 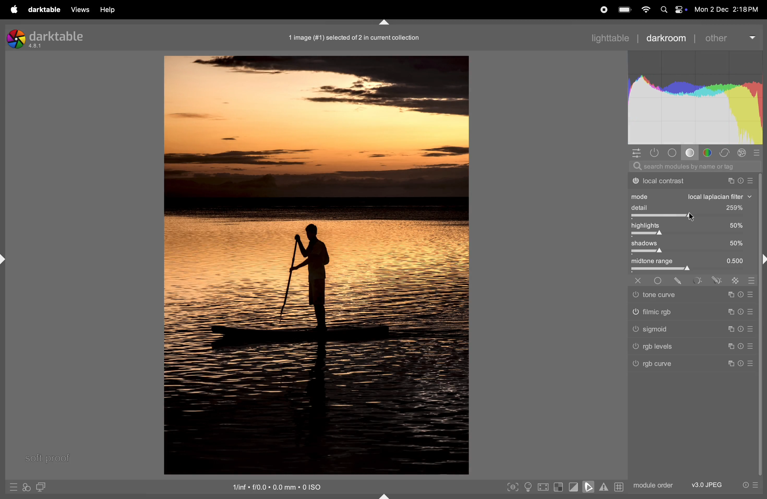 What do you see at coordinates (690, 152) in the screenshot?
I see `tone` at bounding box center [690, 152].